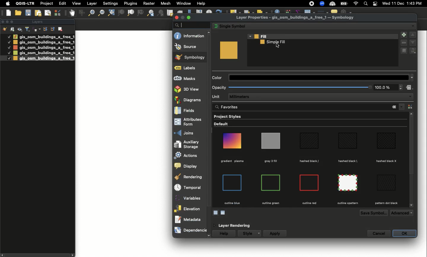 The width and height of the screenshot is (427, 257). I want to click on Add group, so click(12, 29).